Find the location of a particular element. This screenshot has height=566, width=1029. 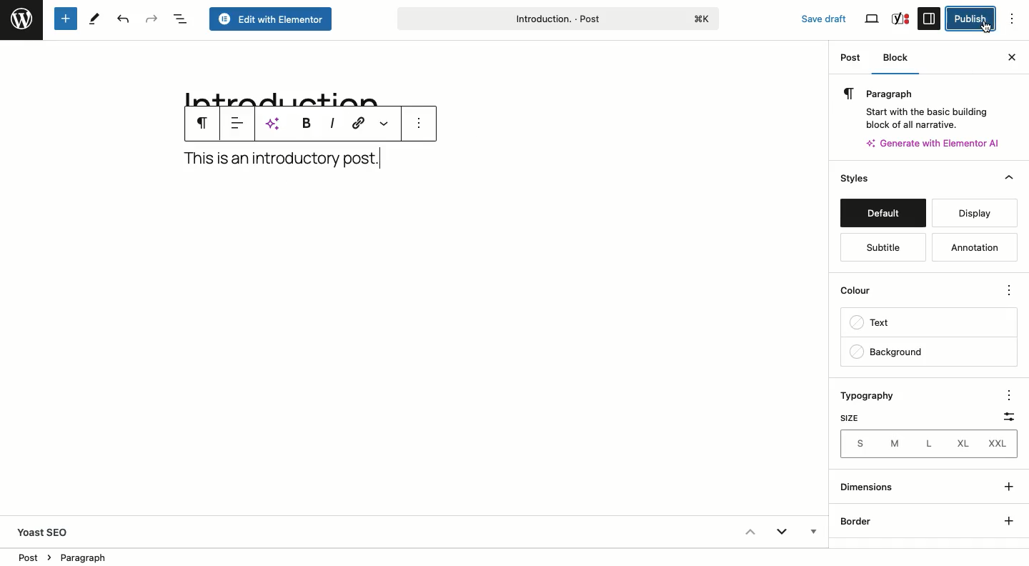

Color is located at coordinates (863, 294).